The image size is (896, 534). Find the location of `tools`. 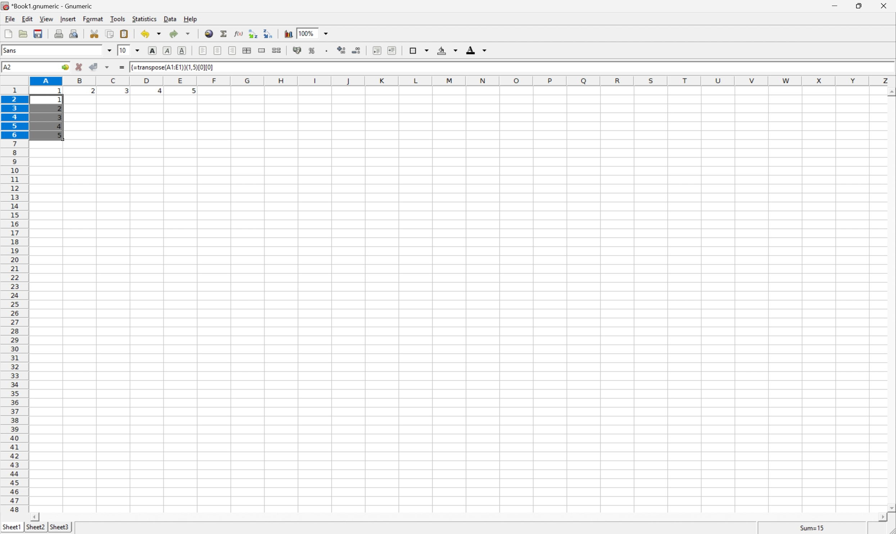

tools is located at coordinates (118, 19).